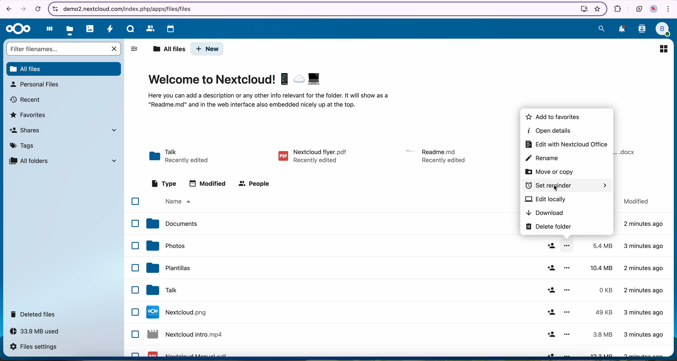 This screenshot has width=677, height=361. Describe the element at coordinates (189, 353) in the screenshot. I see `Nextcloud pdf` at that location.